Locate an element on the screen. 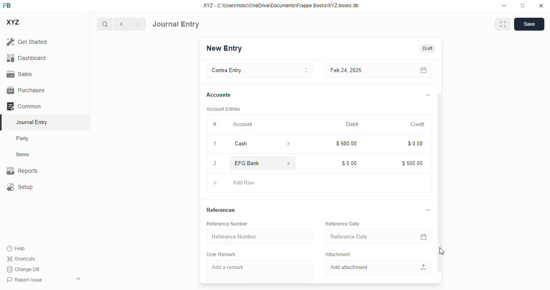 This screenshot has width=550, height=290. toggle sidebar is located at coordinates (79, 279).